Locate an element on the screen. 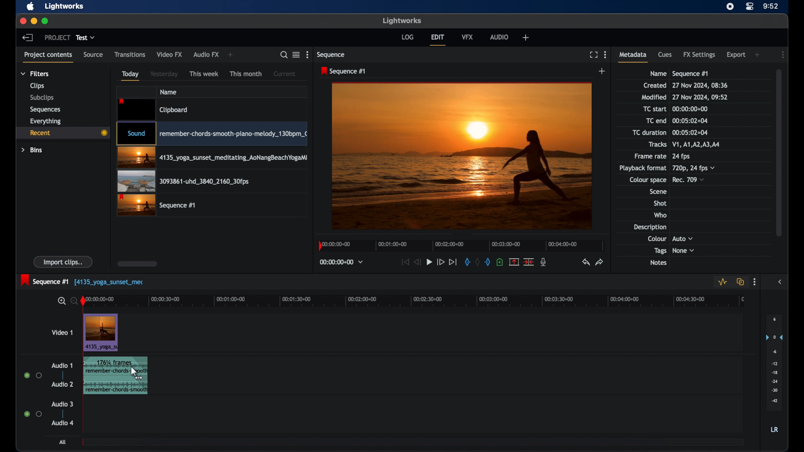 The height and width of the screenshot is (452, 804). add is located at coordinates (603, 71).